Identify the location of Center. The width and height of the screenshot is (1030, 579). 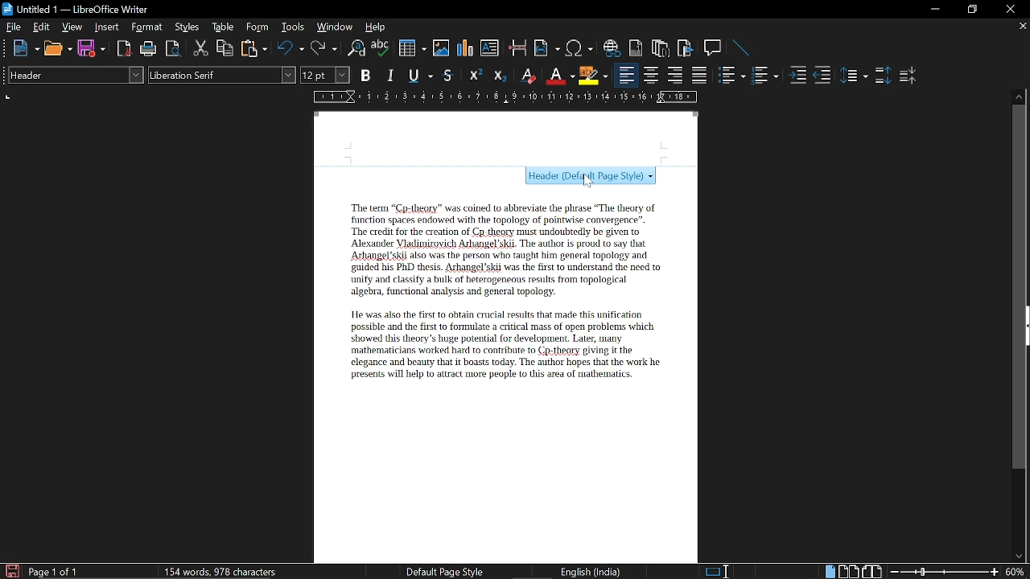
(650, 75).